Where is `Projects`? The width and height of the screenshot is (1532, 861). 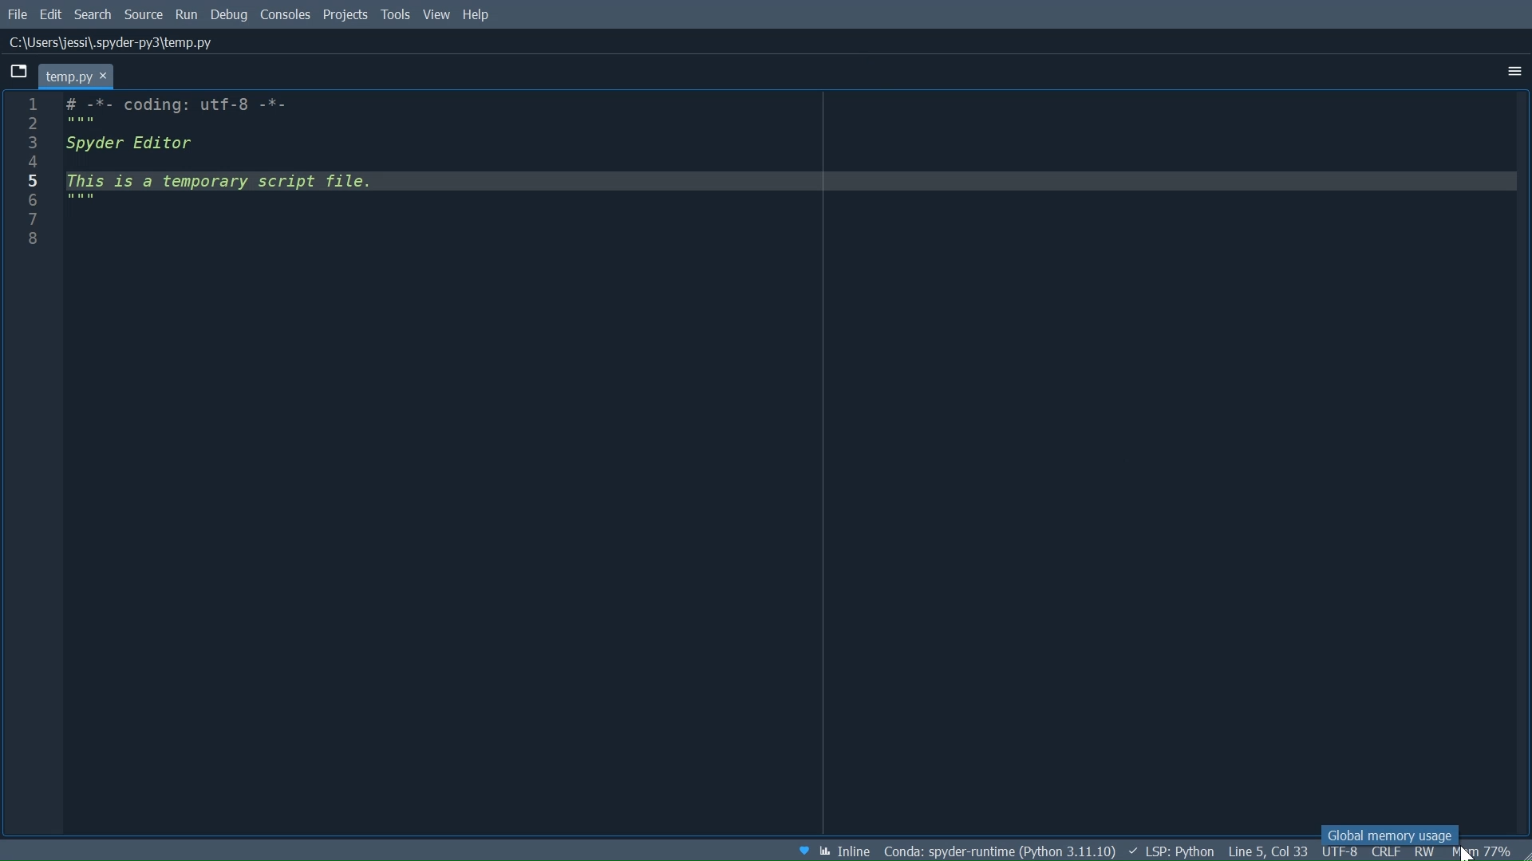 Projects is located at coordinates (346, 16).